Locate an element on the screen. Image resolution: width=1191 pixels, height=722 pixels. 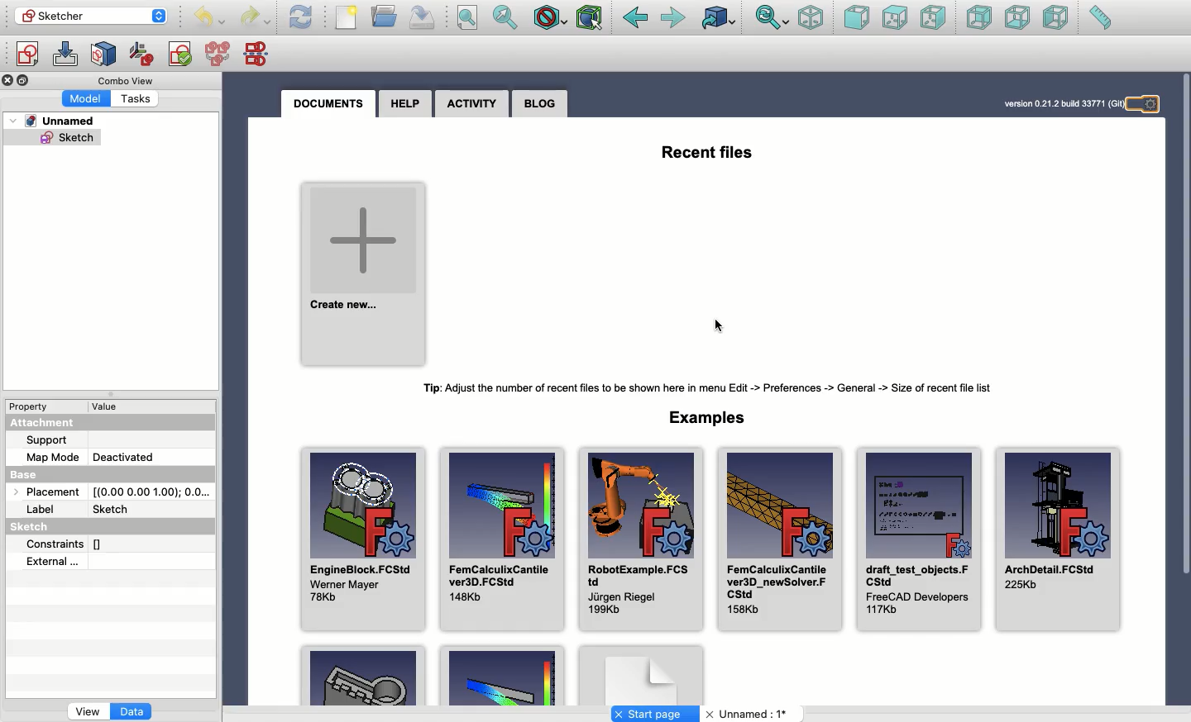
Done is located at coordinates (719, 323).